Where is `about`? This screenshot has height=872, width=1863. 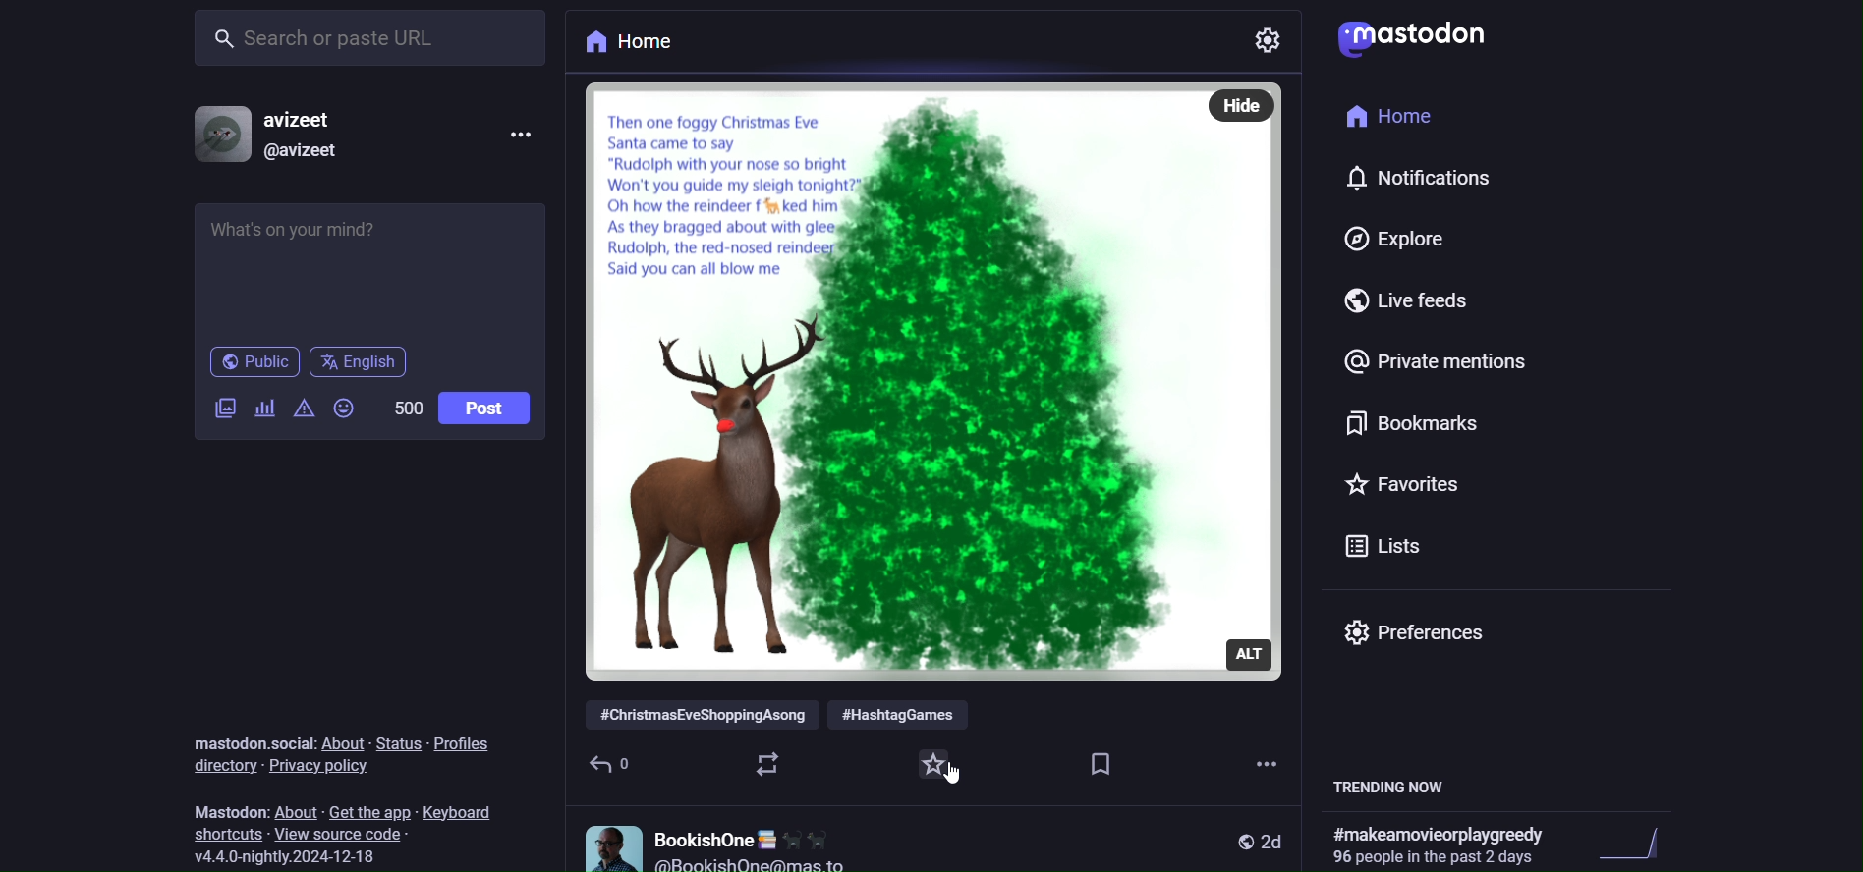
about is located at coordinates (295, 810).